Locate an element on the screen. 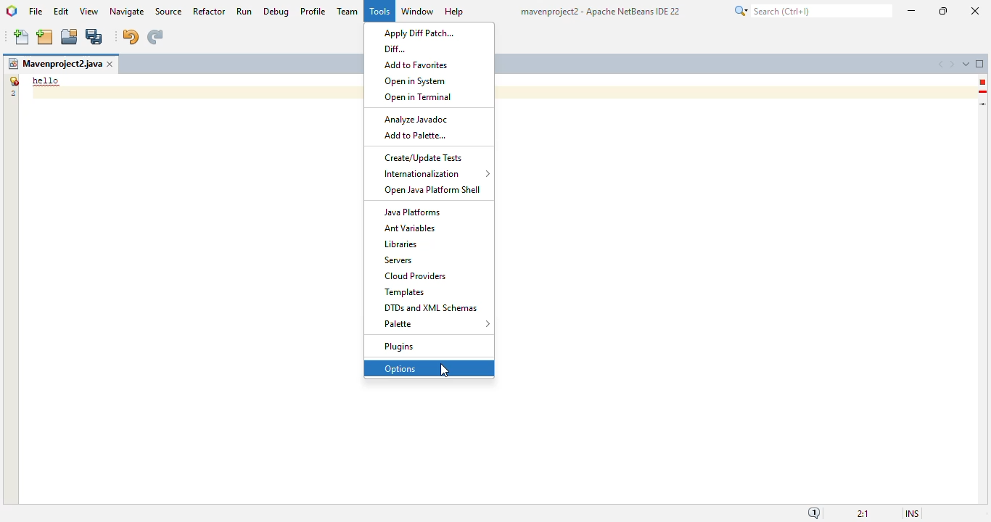  internationalization is located at coordinates (437, 174).